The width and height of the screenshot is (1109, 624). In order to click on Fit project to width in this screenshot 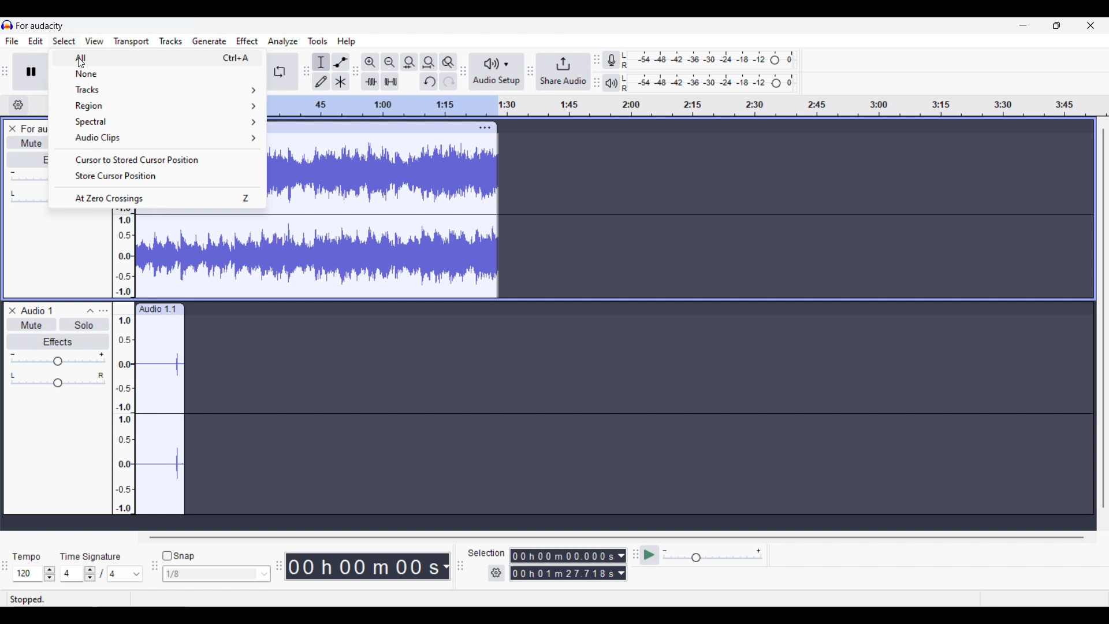, I will do `click(429, 62)`.